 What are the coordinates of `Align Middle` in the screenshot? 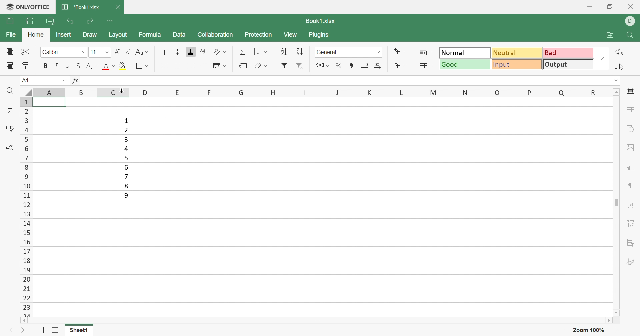 It's located at (177, 51).